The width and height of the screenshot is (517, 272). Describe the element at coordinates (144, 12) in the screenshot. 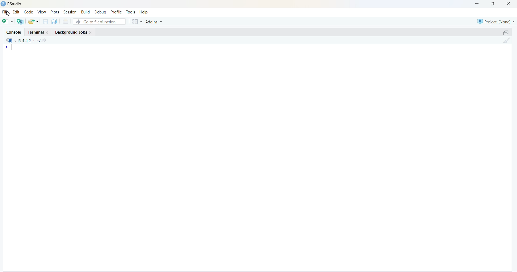

I see `Help` at that location.